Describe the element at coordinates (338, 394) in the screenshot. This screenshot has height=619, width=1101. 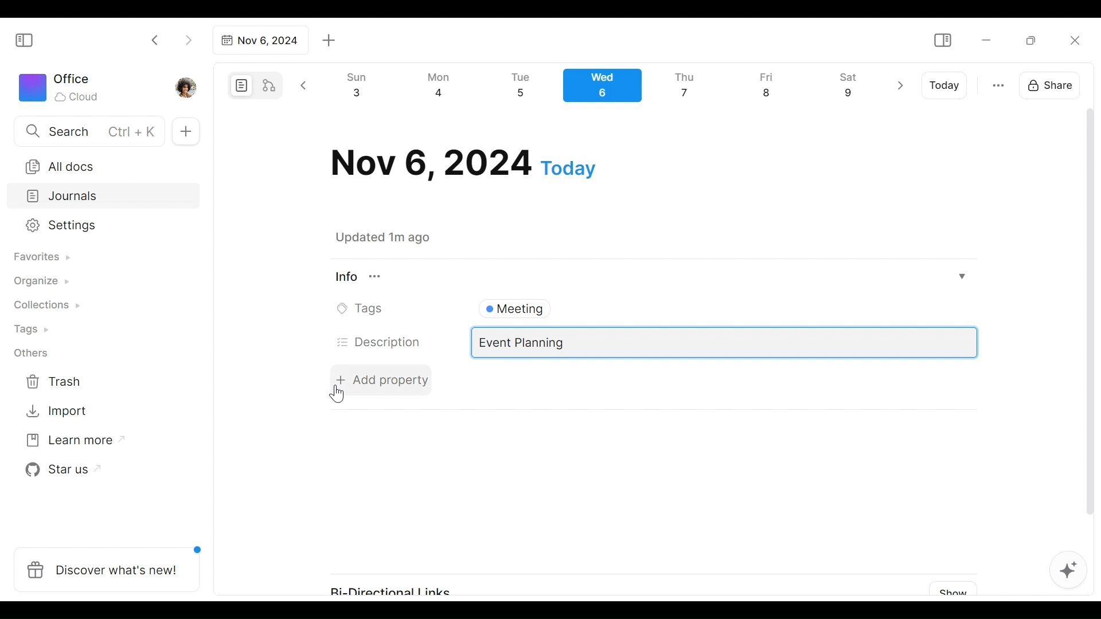
I see `cursor` at that location.